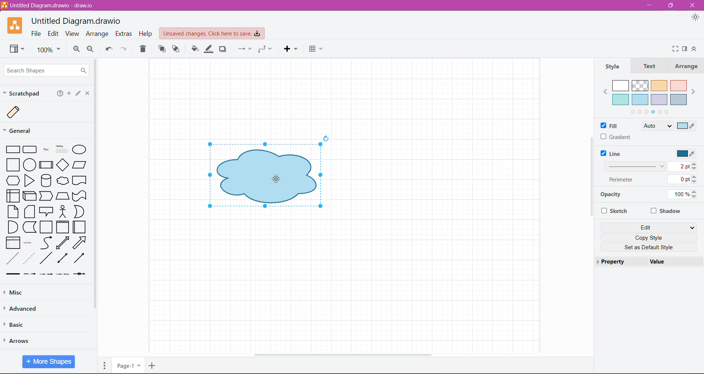  I want to click on Help, so click(146, 34).